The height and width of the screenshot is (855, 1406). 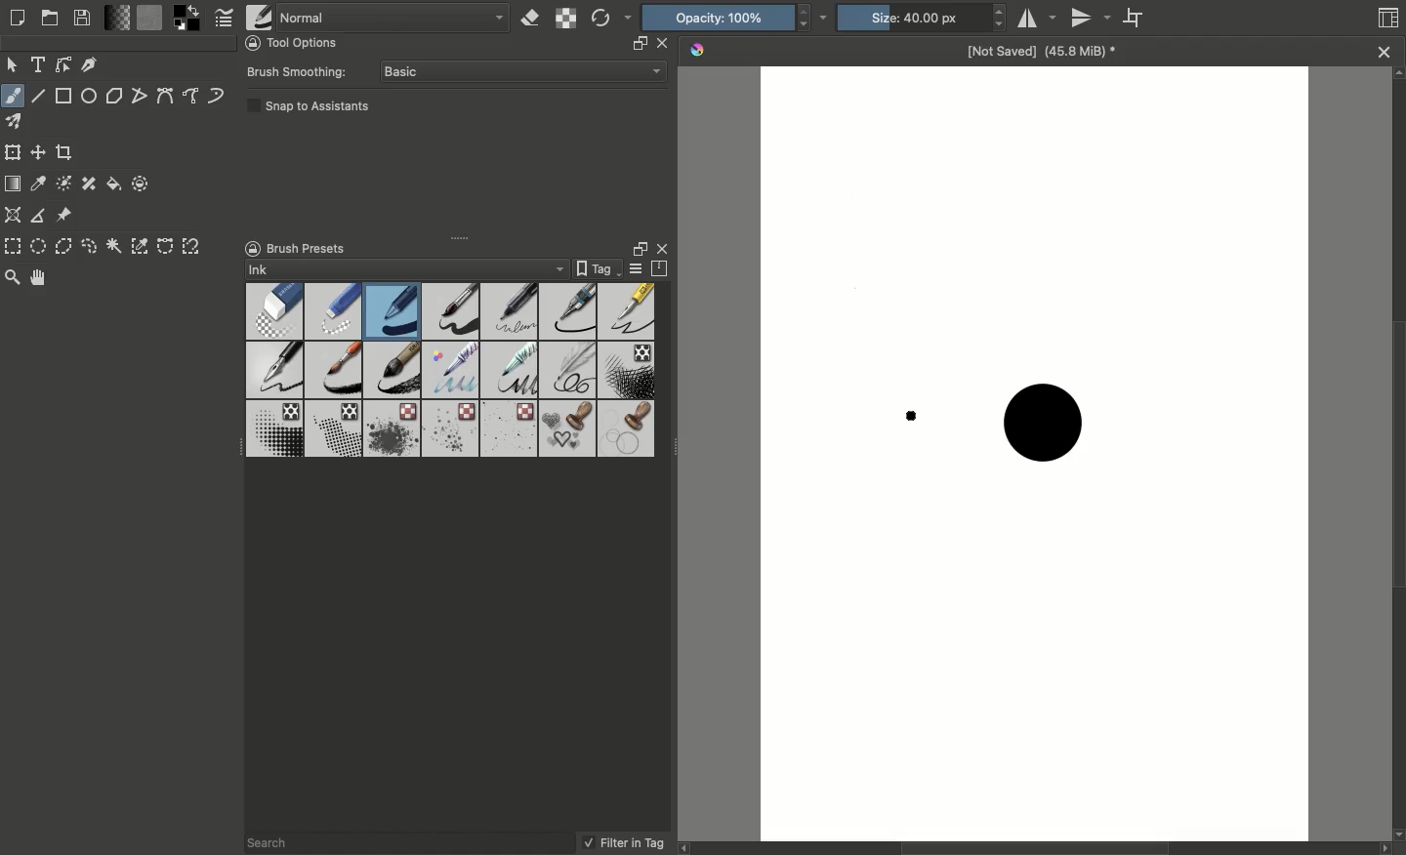 I want to click on Storage resources, so click(x=663, y=269).